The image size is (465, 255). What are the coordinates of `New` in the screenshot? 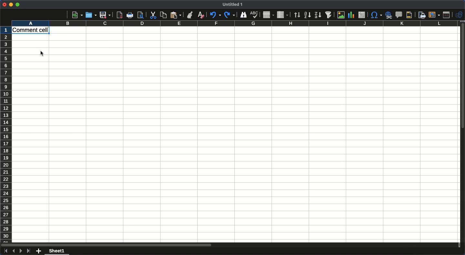 It's located at (76, 15).